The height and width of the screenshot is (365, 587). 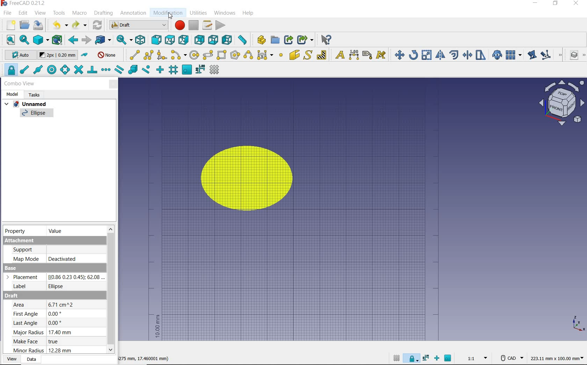 What do you see at coordinates (167, 14) in the screenshot?
I see `modification` at bounding box center [167, 14].